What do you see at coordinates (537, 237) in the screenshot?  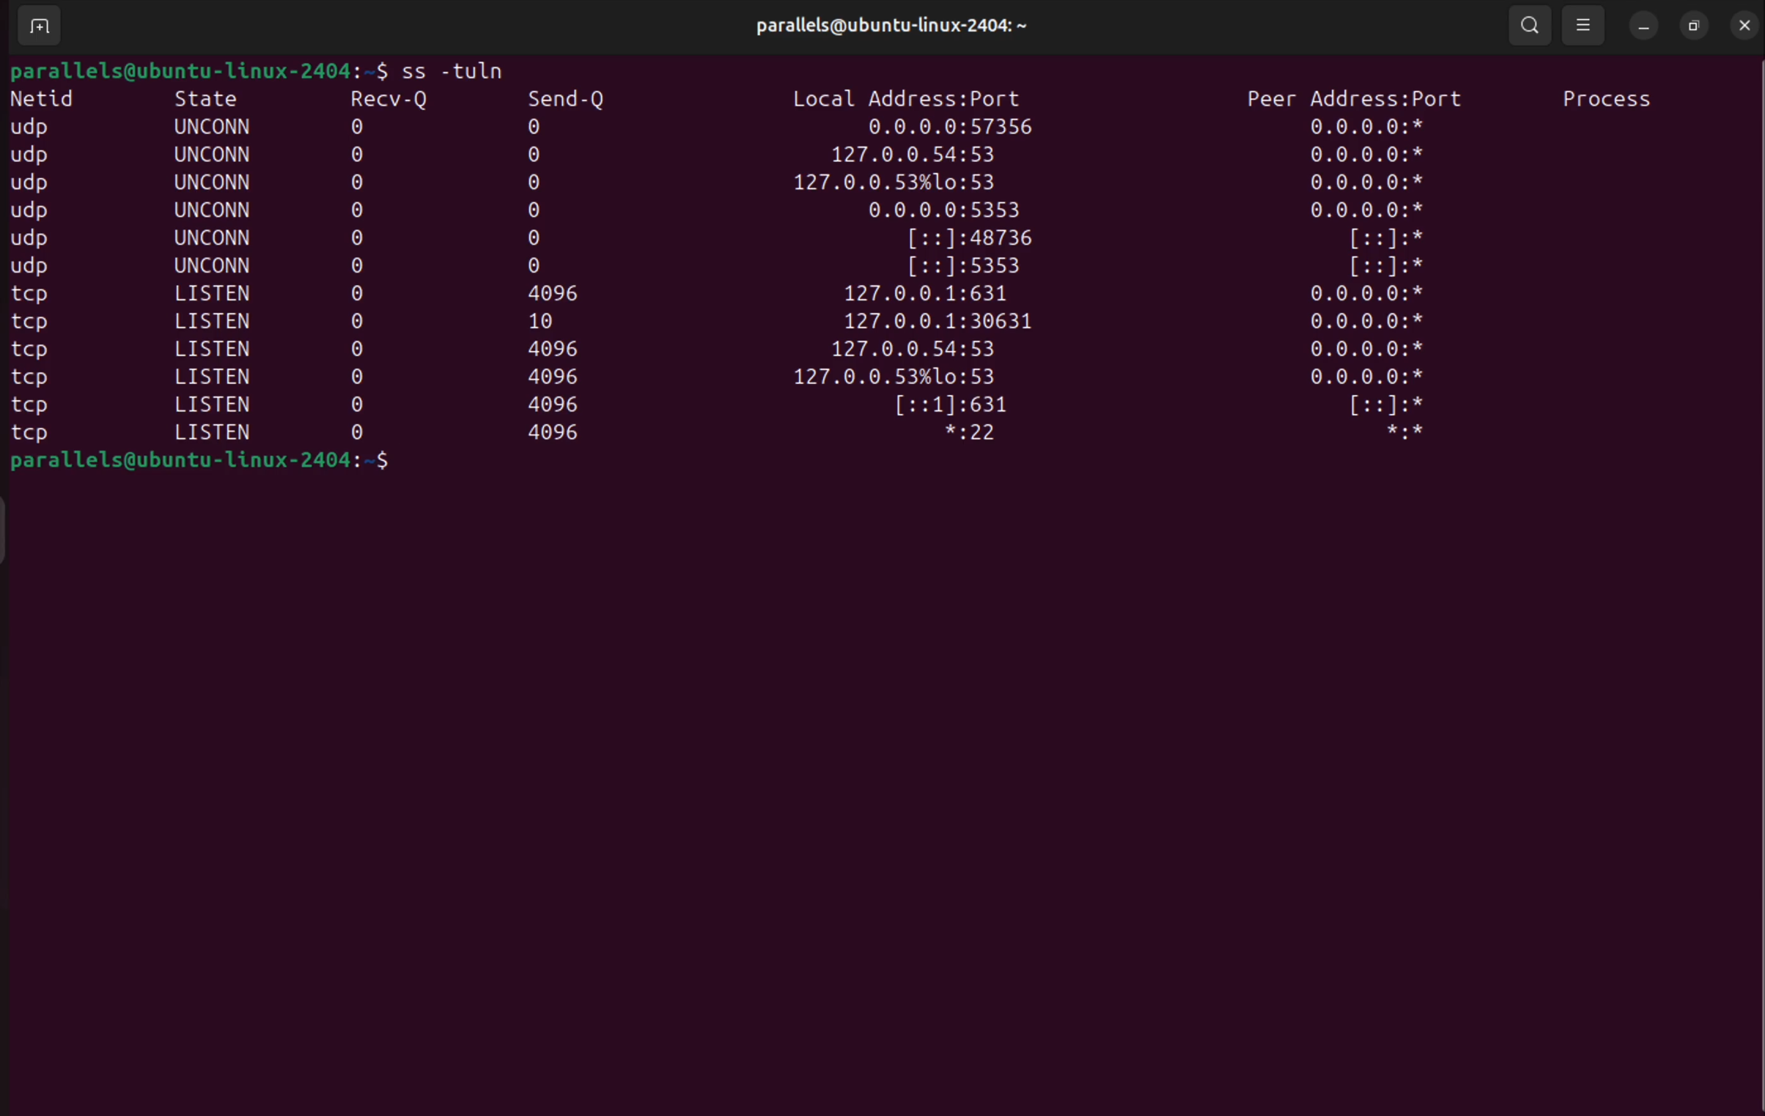 I see `0` at bounding box center [537, 237].